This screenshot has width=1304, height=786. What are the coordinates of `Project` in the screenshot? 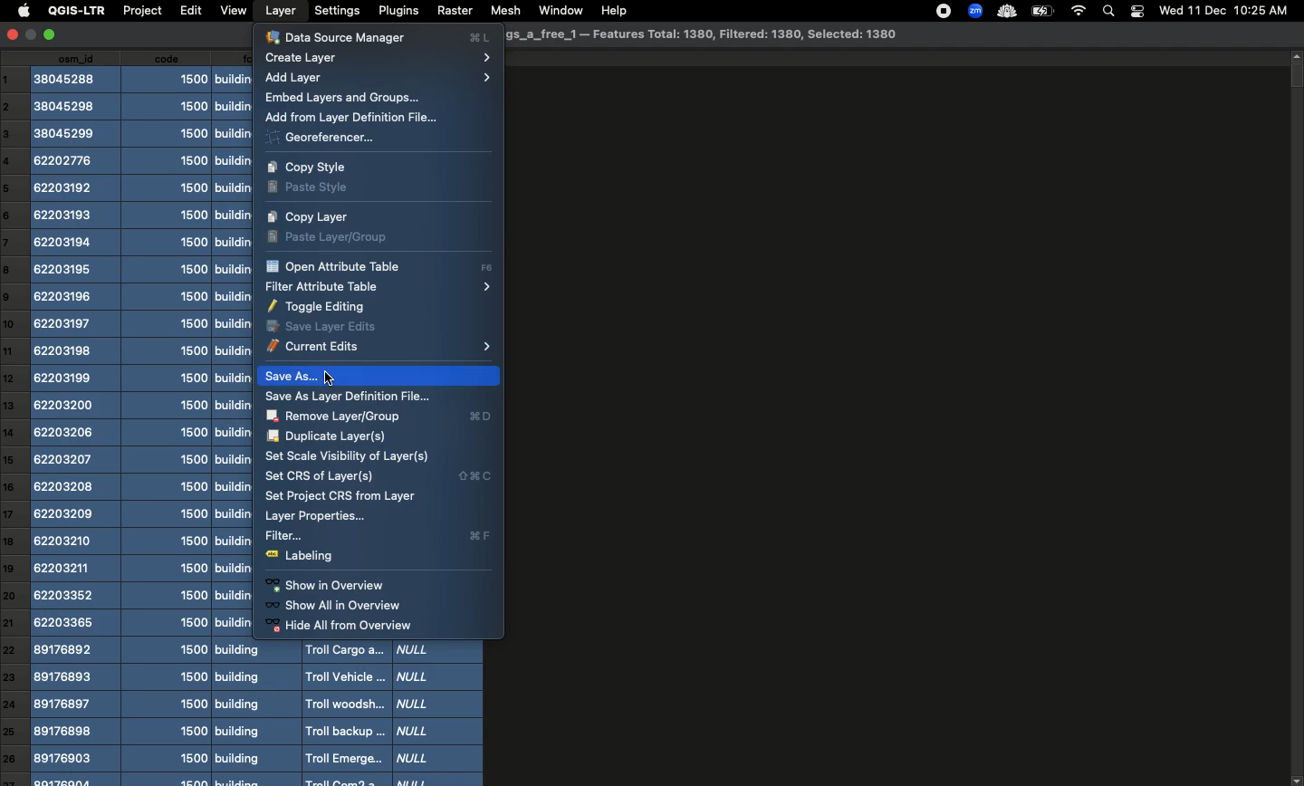 It's located at (141, 12).